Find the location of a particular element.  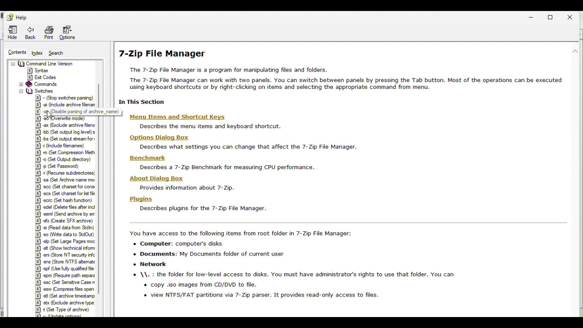

Descnbes the menu items and kevboard shortcut. is located at coordinates (220, 126).